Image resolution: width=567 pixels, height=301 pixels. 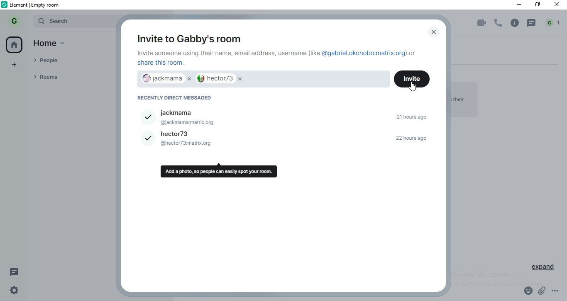 I want to click on invite, so click(x=411, y=74).